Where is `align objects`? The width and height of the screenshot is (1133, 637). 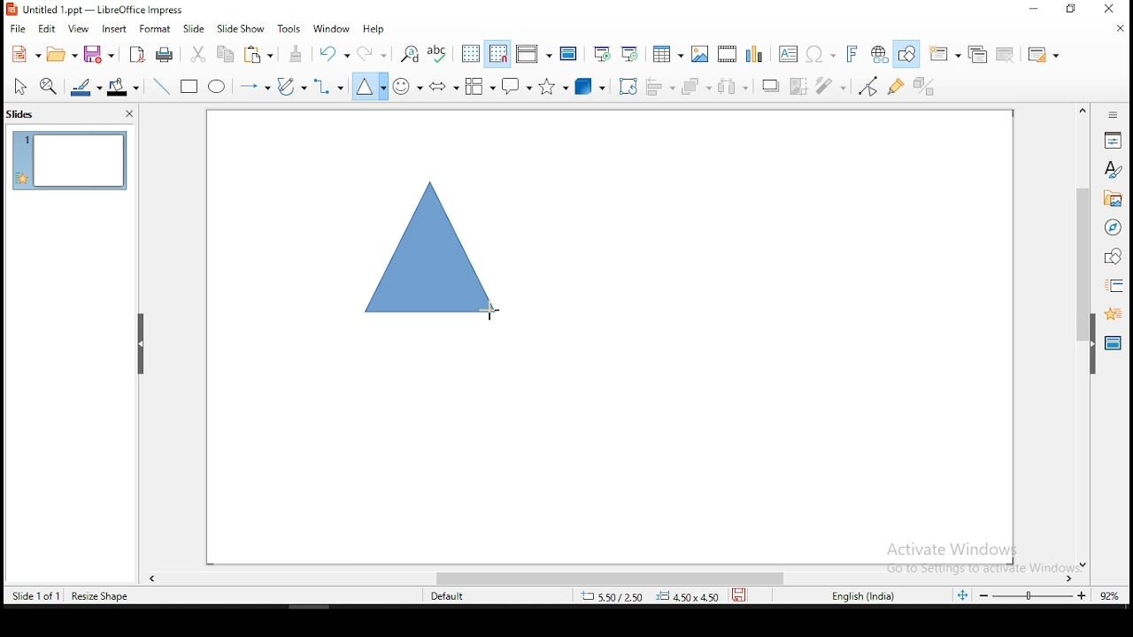 align objects is located at coordinates (659, 88).